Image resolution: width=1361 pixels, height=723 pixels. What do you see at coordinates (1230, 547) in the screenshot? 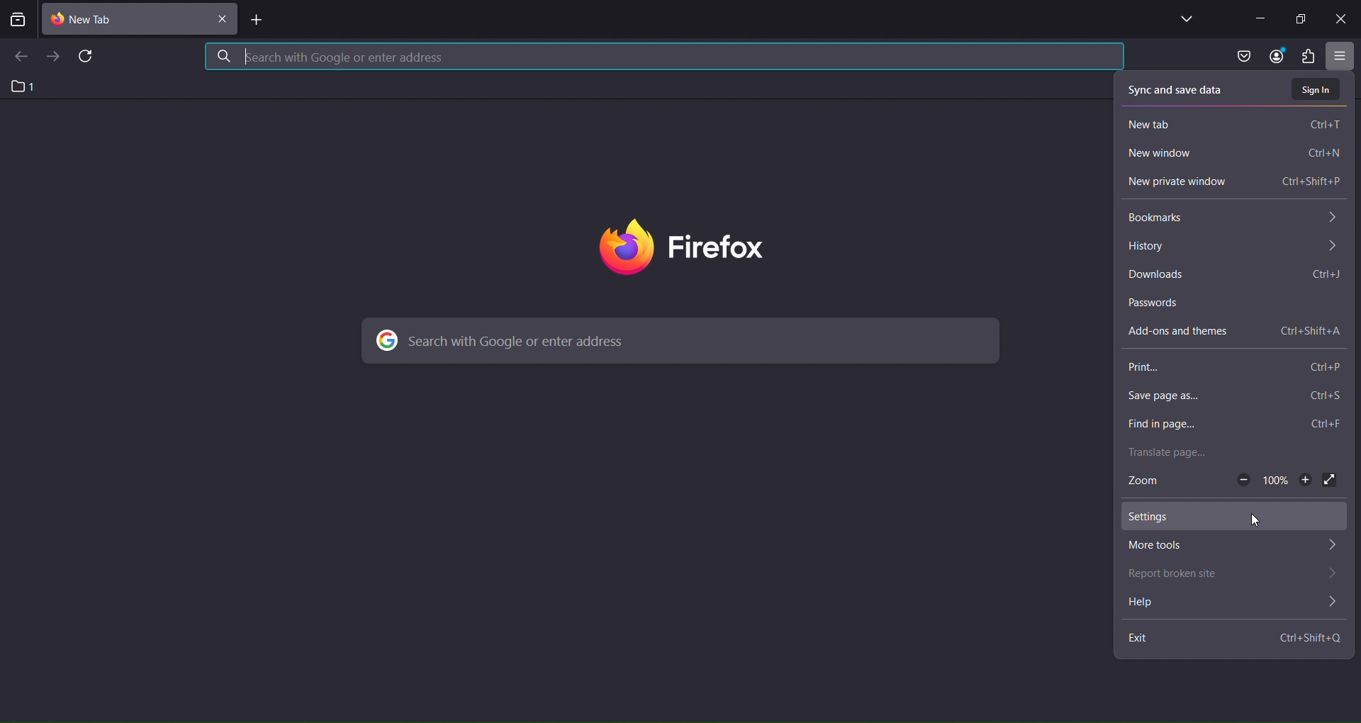
I see `more tools` at bounding box center [1230, 547].